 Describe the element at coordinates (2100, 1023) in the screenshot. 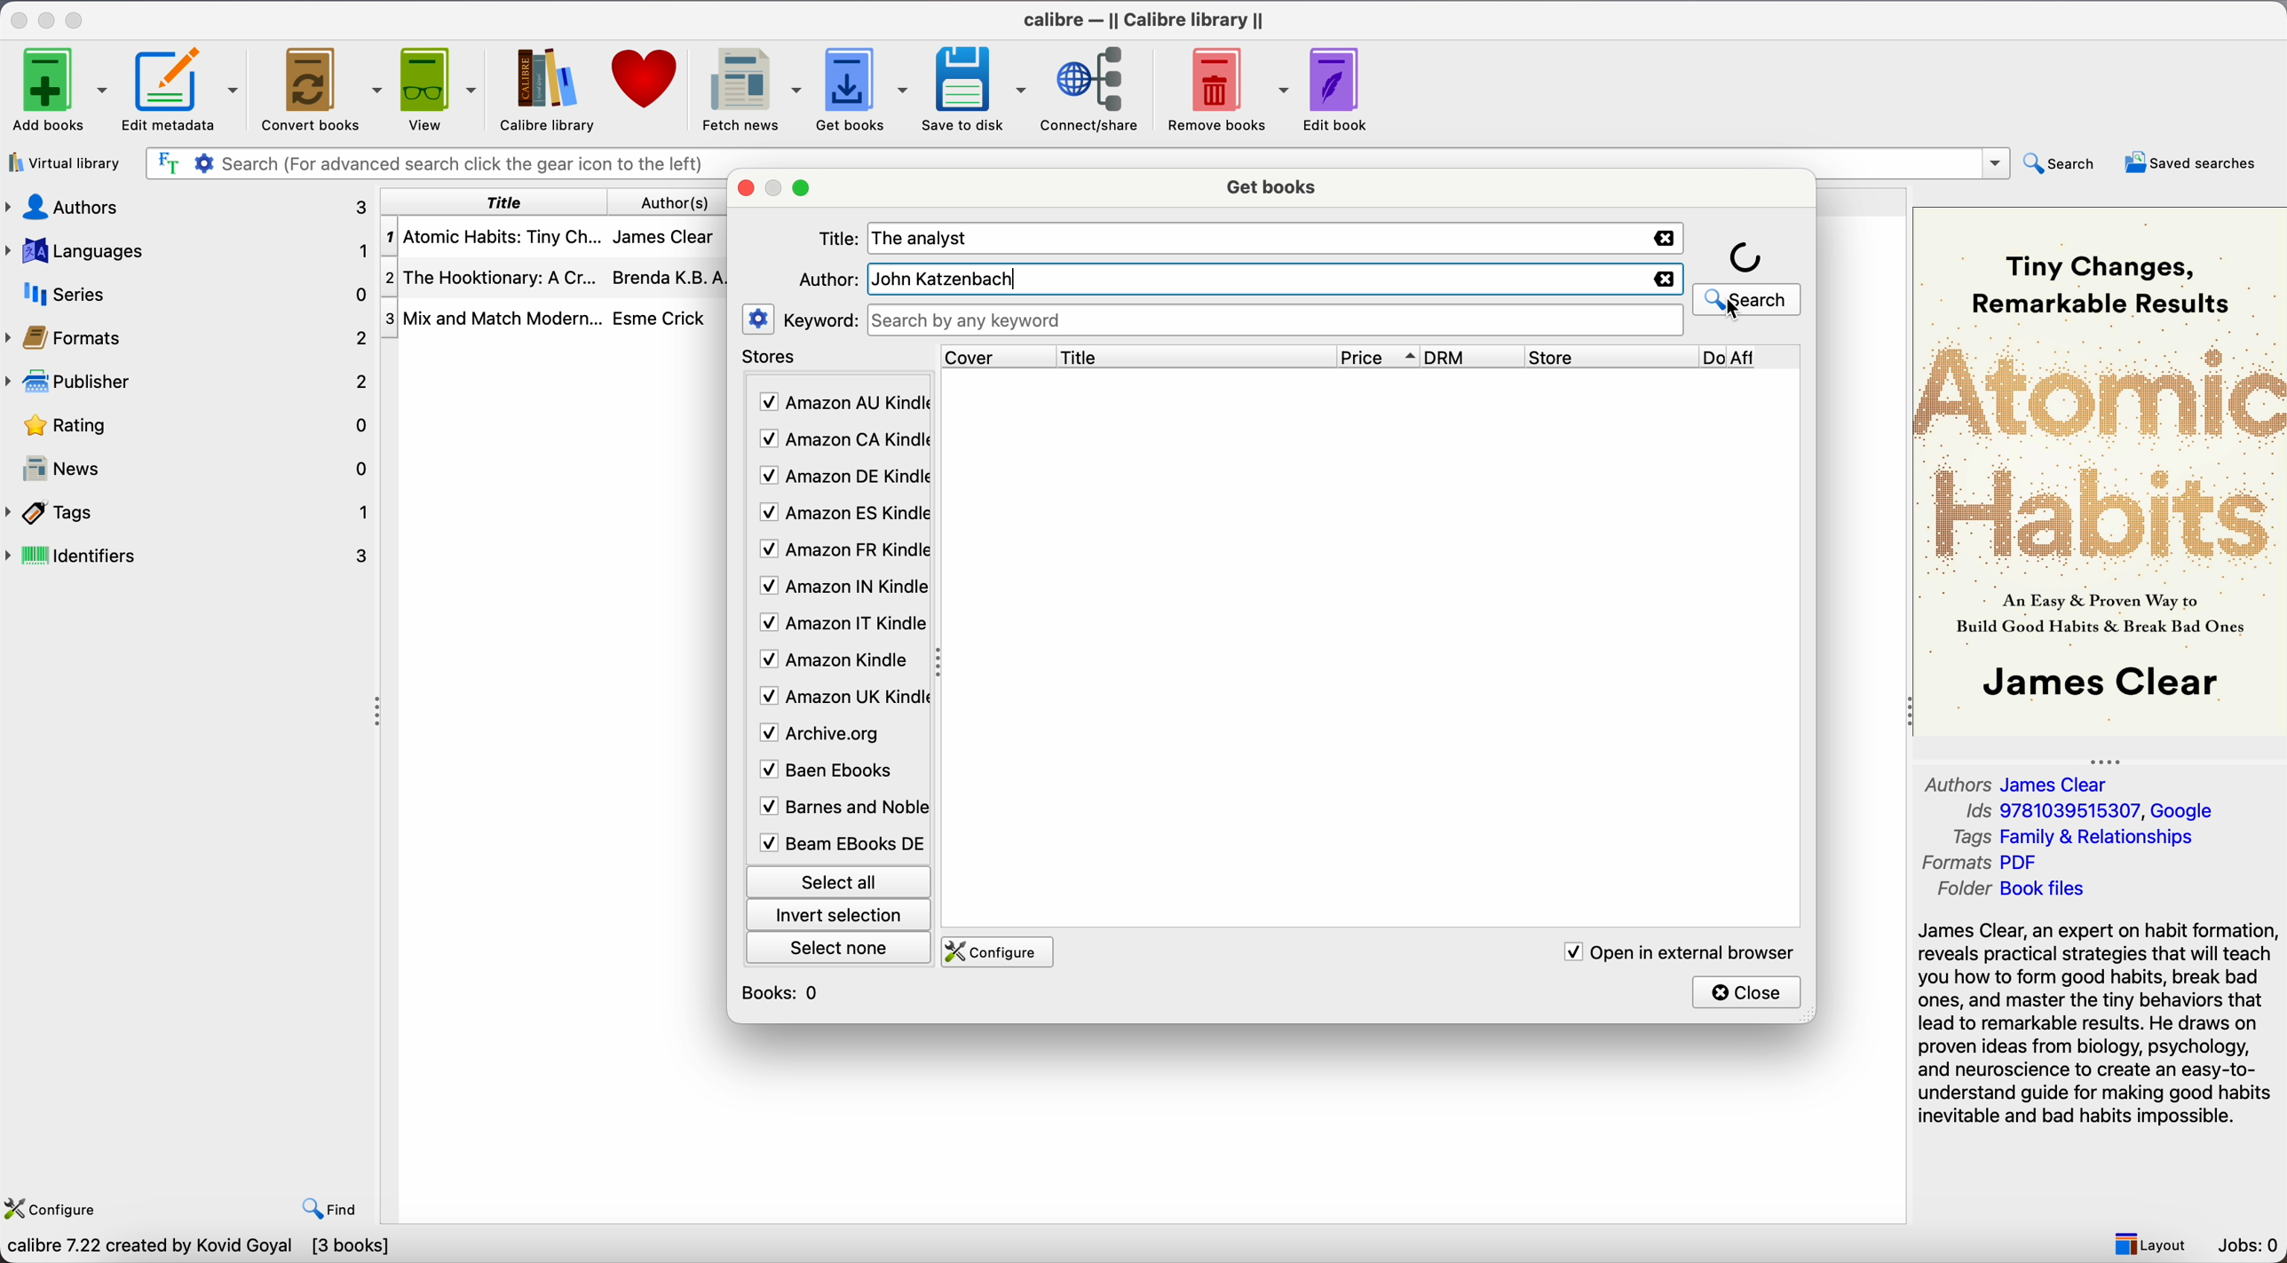

I see `synopsis` at that location.